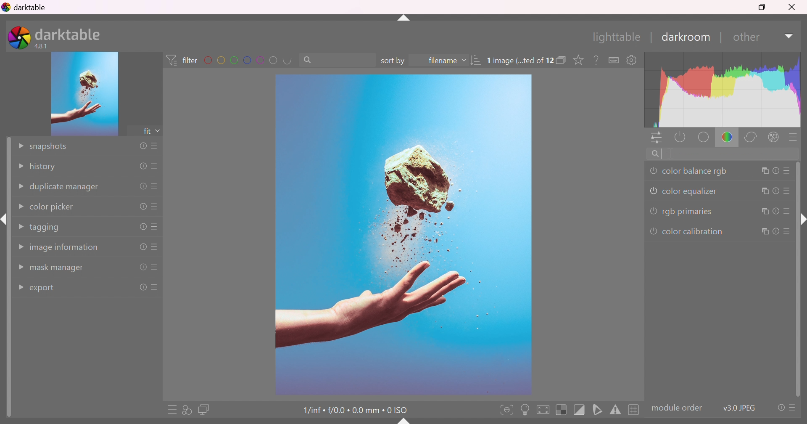 The image size is (807, 424). I want to click on toggle softproofing, so click(598, 410).